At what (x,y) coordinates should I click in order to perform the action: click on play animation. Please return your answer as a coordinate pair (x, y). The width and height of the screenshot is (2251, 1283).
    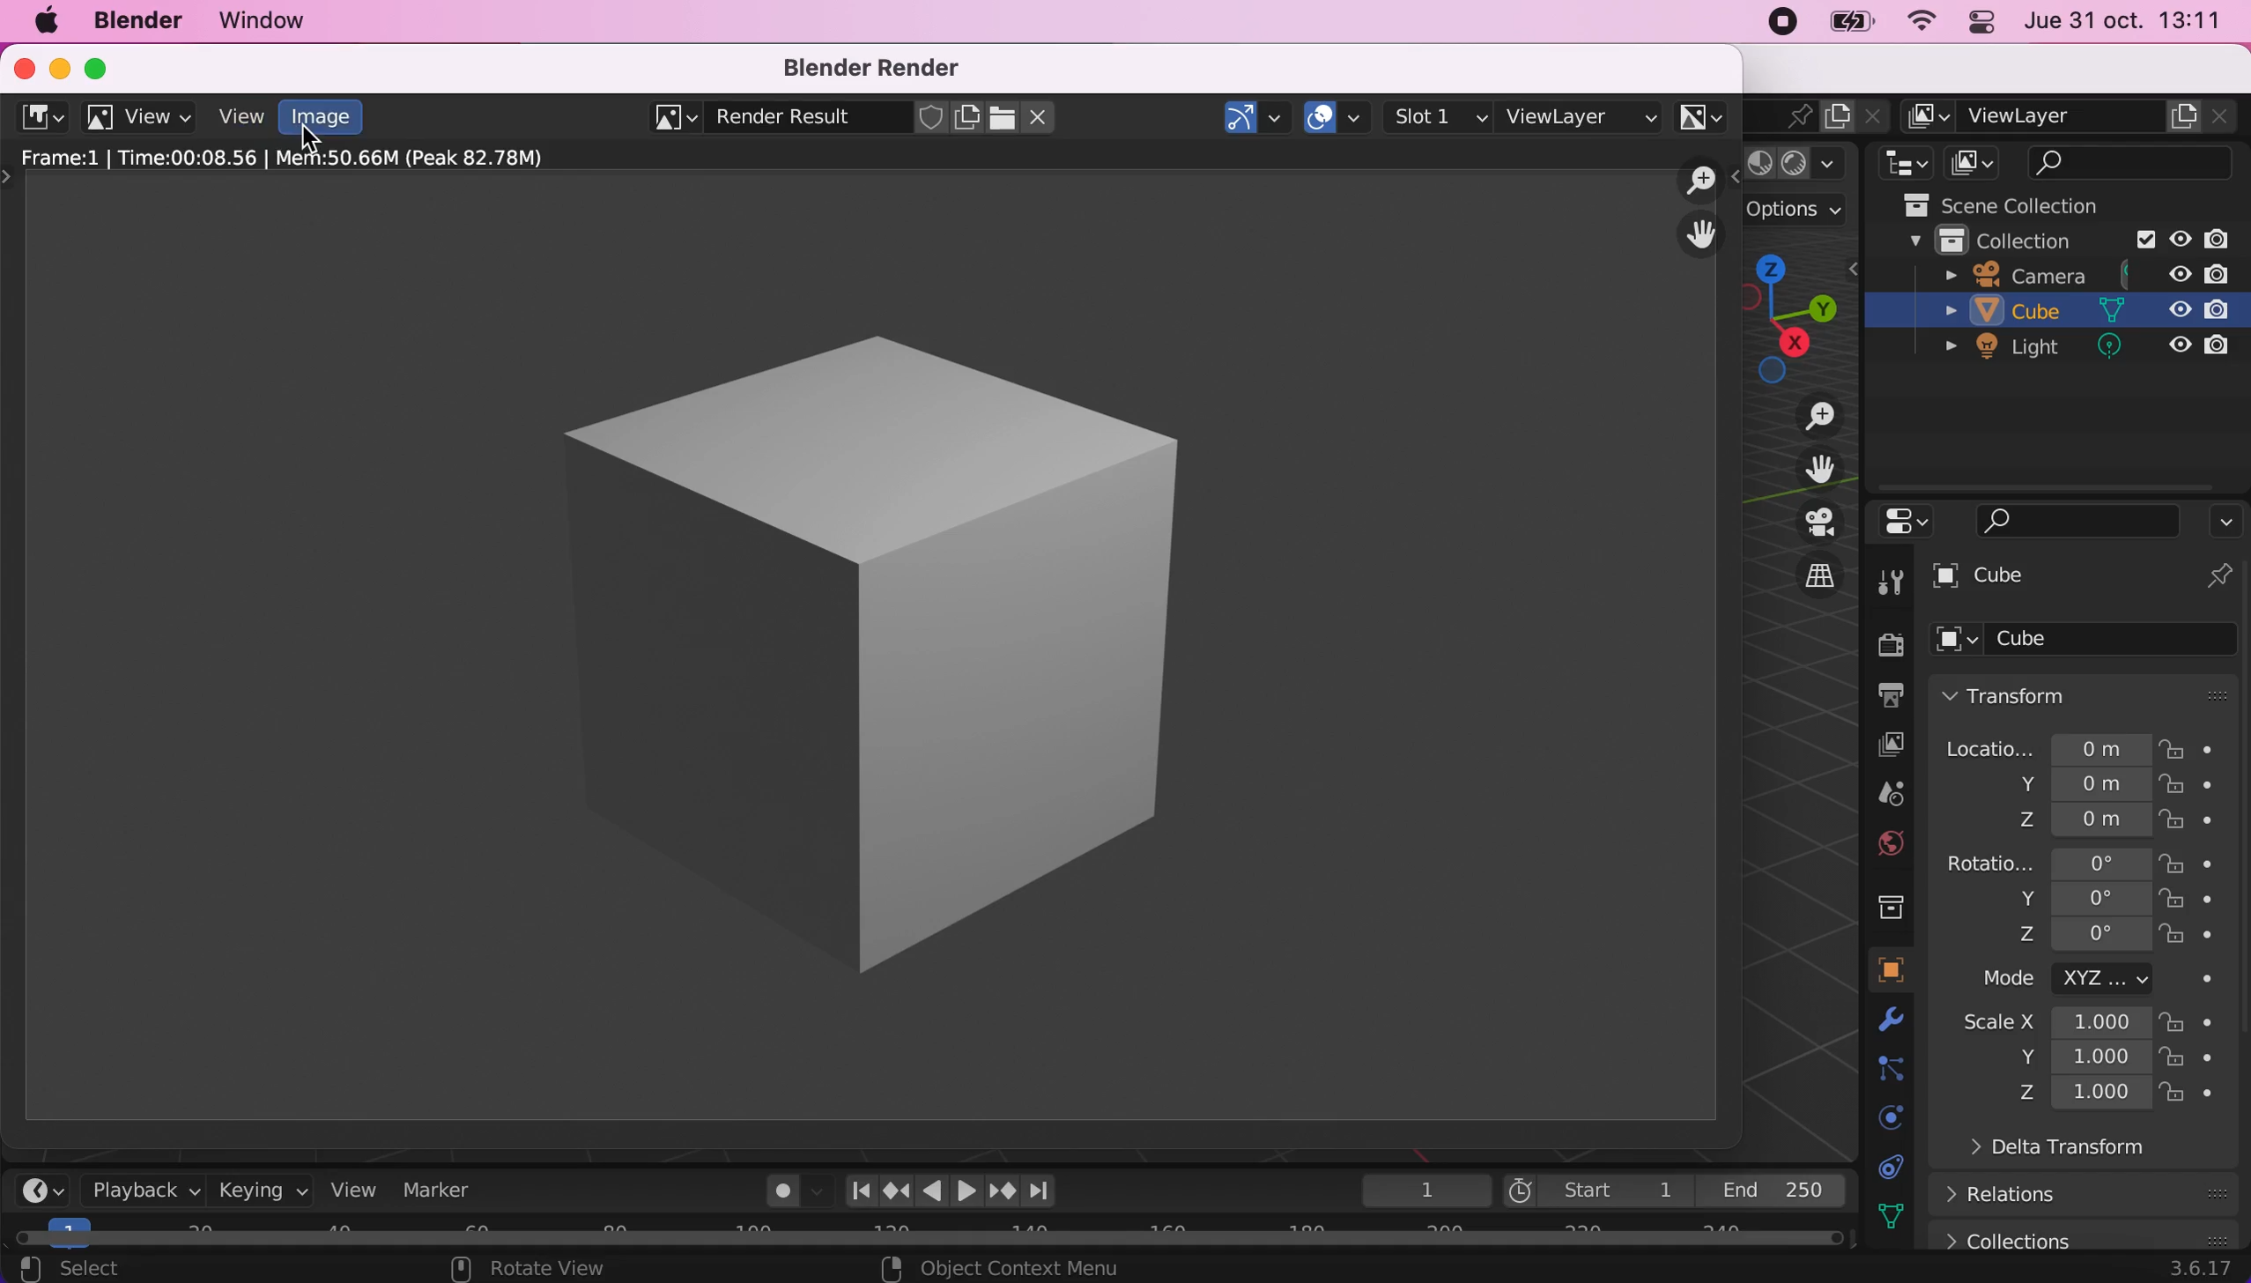
    Looking at the image, I should click on (931, 1190).